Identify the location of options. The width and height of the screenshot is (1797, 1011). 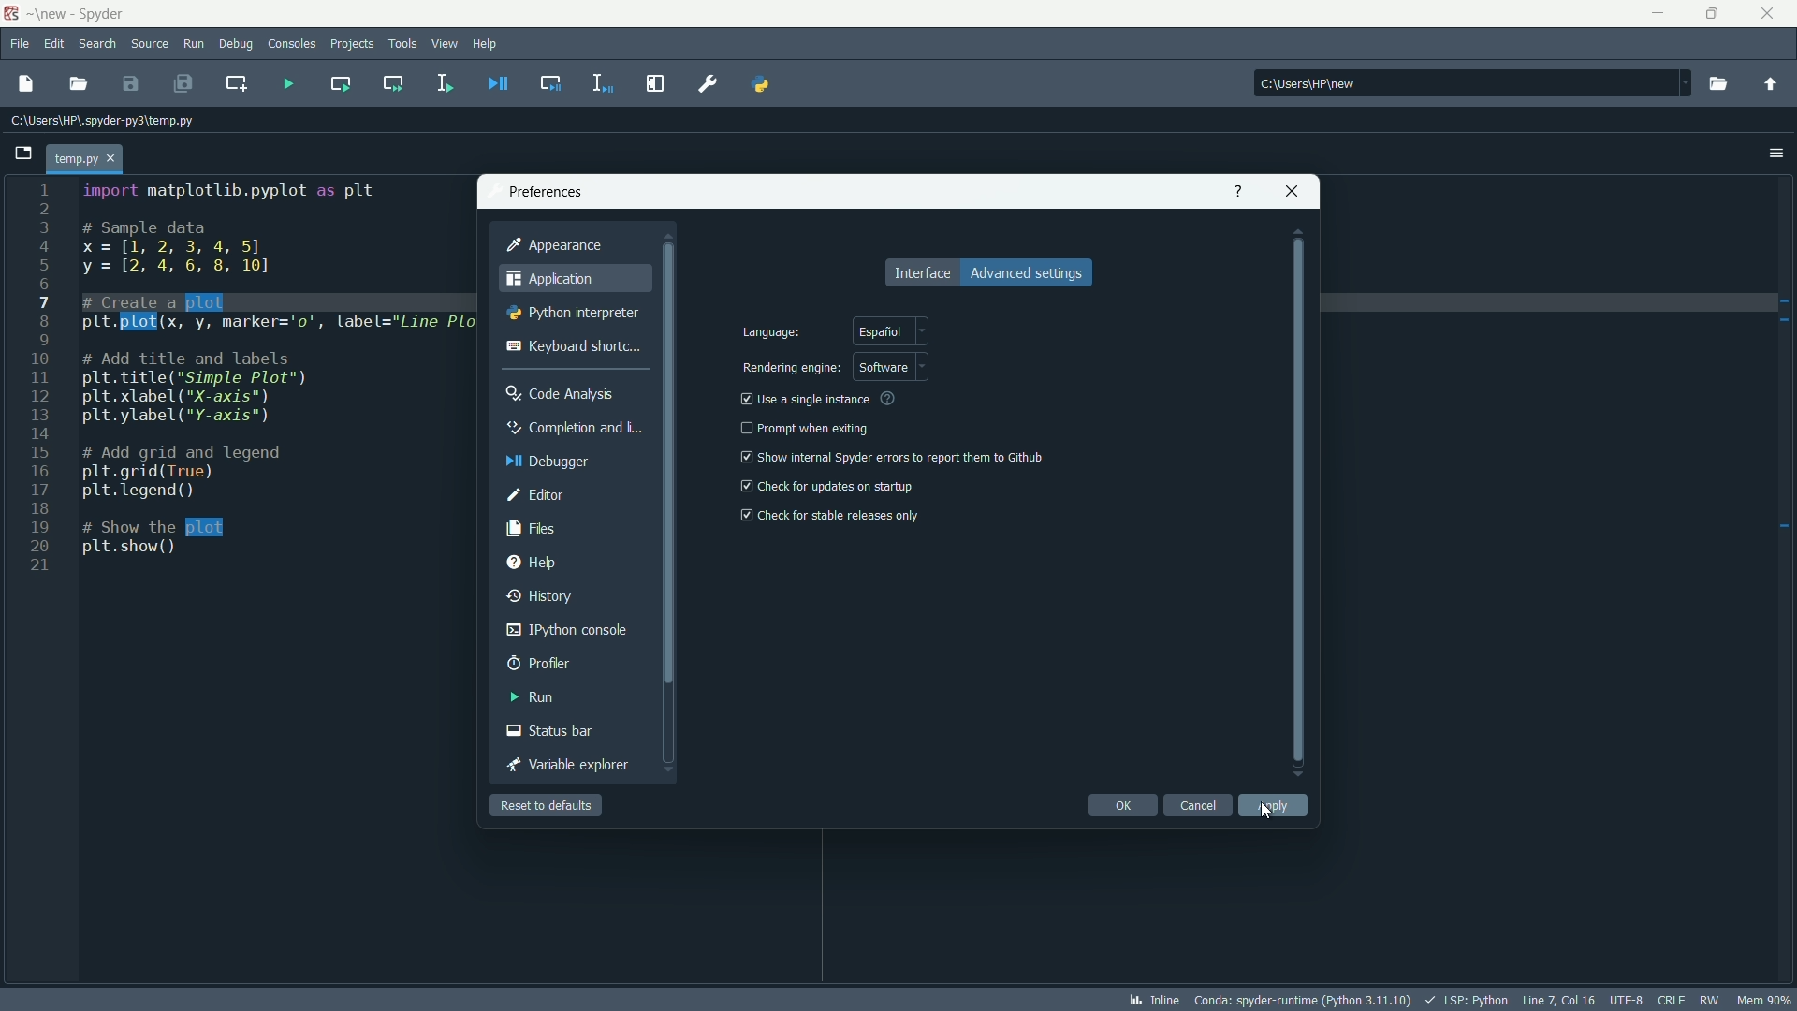
(1773, 153).